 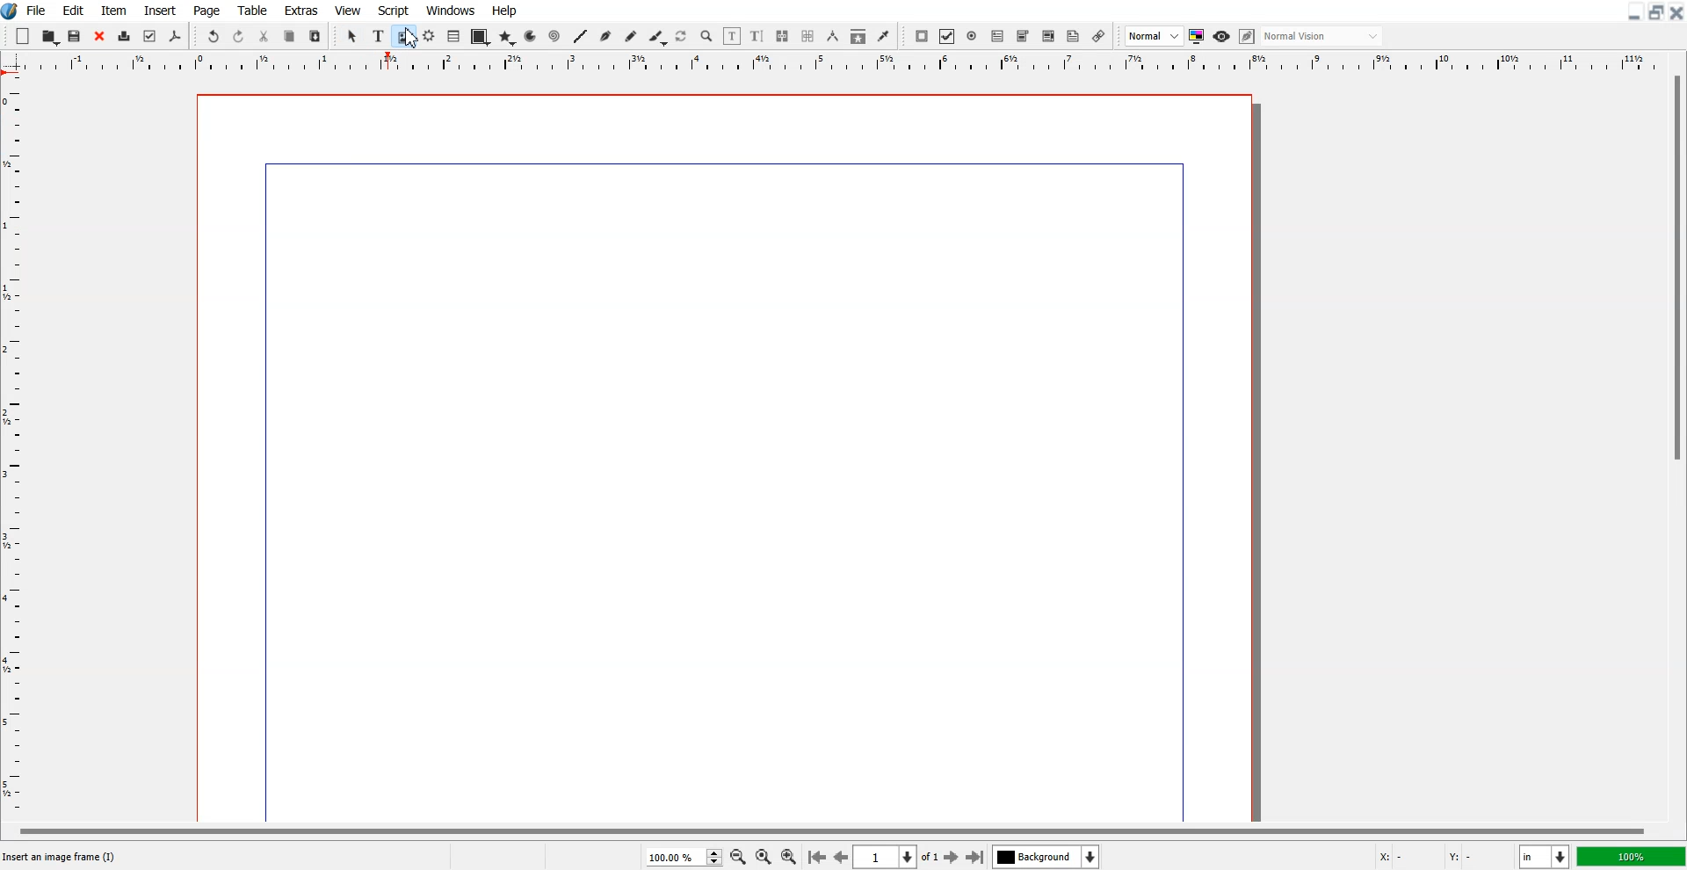 I want to click on Go to Previous page, so click(x=840, y=857).